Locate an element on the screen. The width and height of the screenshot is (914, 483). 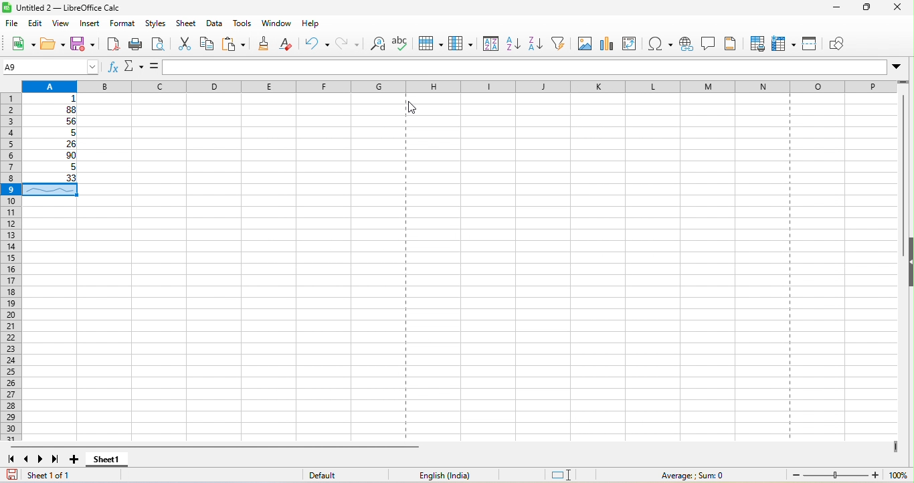
drag to view next columns is located at coordinates (896, 447).